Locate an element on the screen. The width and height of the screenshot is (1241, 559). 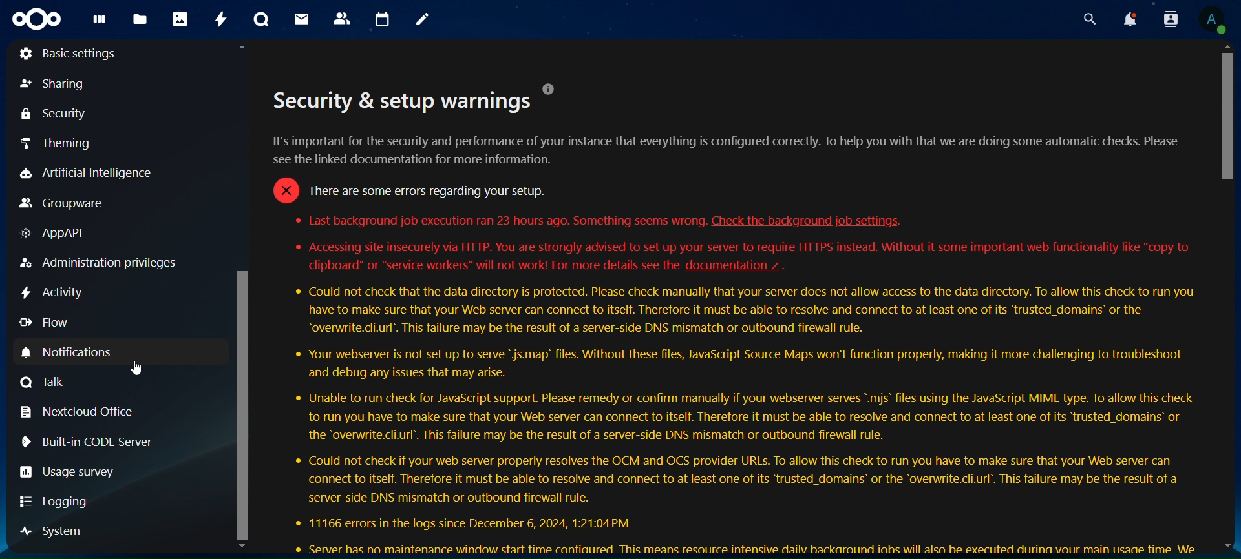
files is located at coordinates (139, 20).